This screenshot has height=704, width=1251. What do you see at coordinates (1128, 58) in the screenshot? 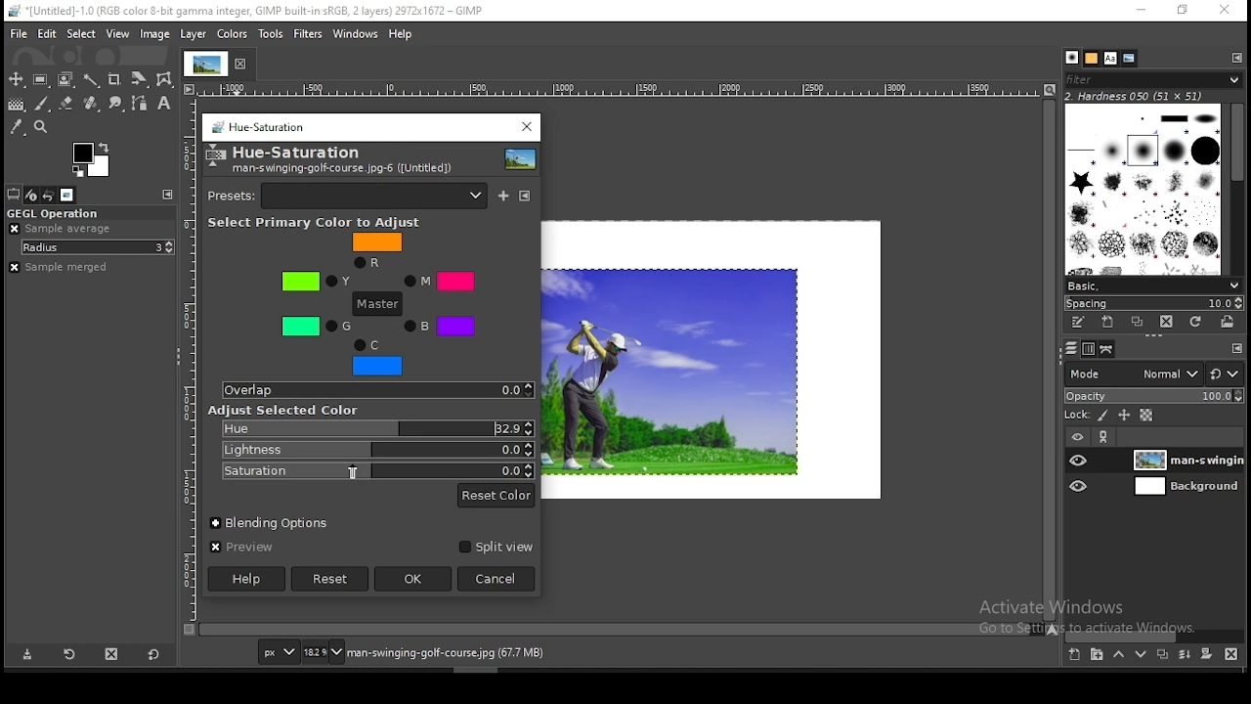
I see `document history` at bounding box center [1128, 58].